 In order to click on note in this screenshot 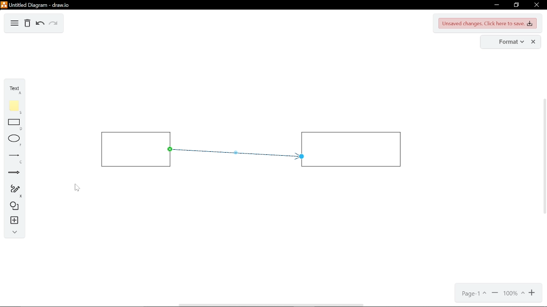, I will do `click(14, 107)`.